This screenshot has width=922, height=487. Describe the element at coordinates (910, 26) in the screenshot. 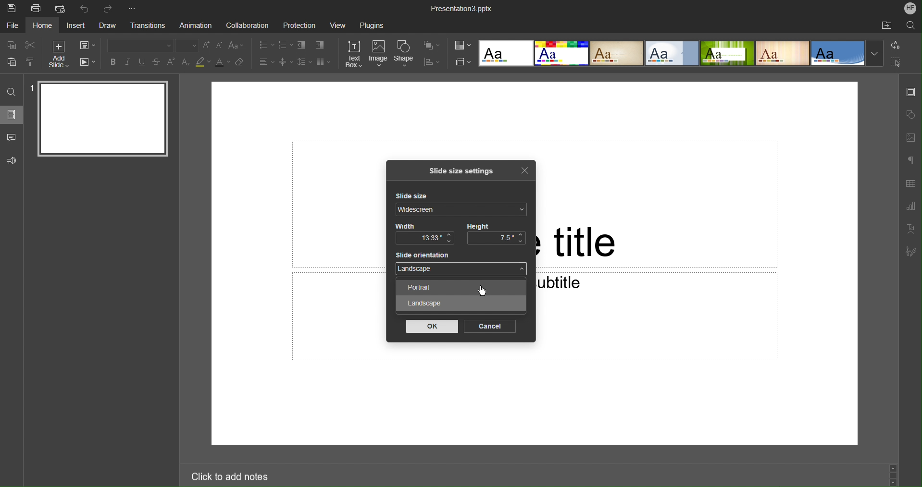

I see `Search` at that location.